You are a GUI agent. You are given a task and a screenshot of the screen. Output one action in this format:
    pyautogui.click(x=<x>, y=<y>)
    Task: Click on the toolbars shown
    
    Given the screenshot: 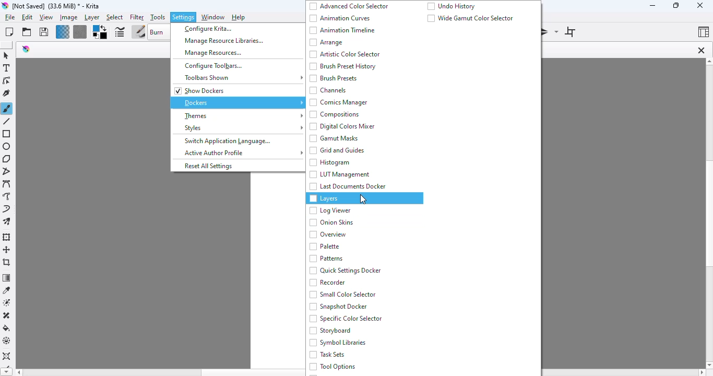 What is the action you would take?
    pyautogui.click(x=243, y=78)
    